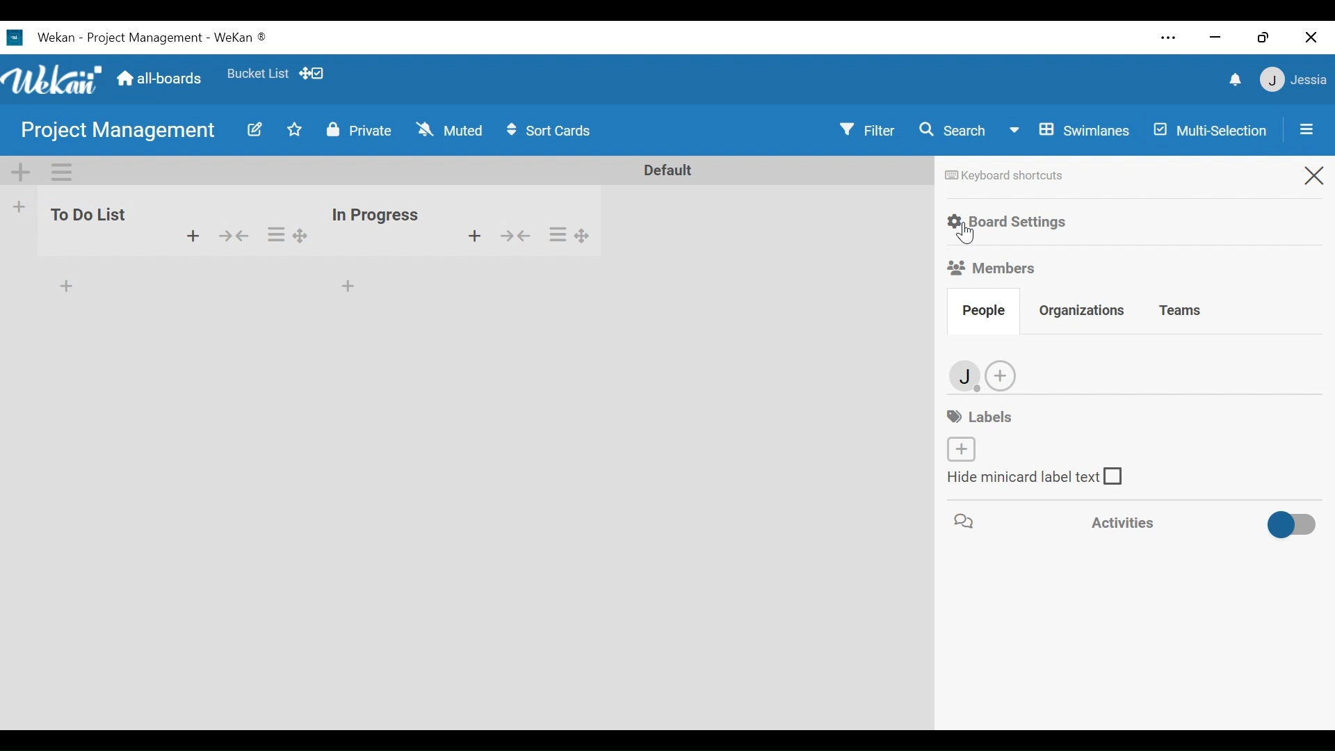 The image size is (1335, 751). Describe the element at coordinates (664, 170) in the screenshot. I see `Default` at that location.